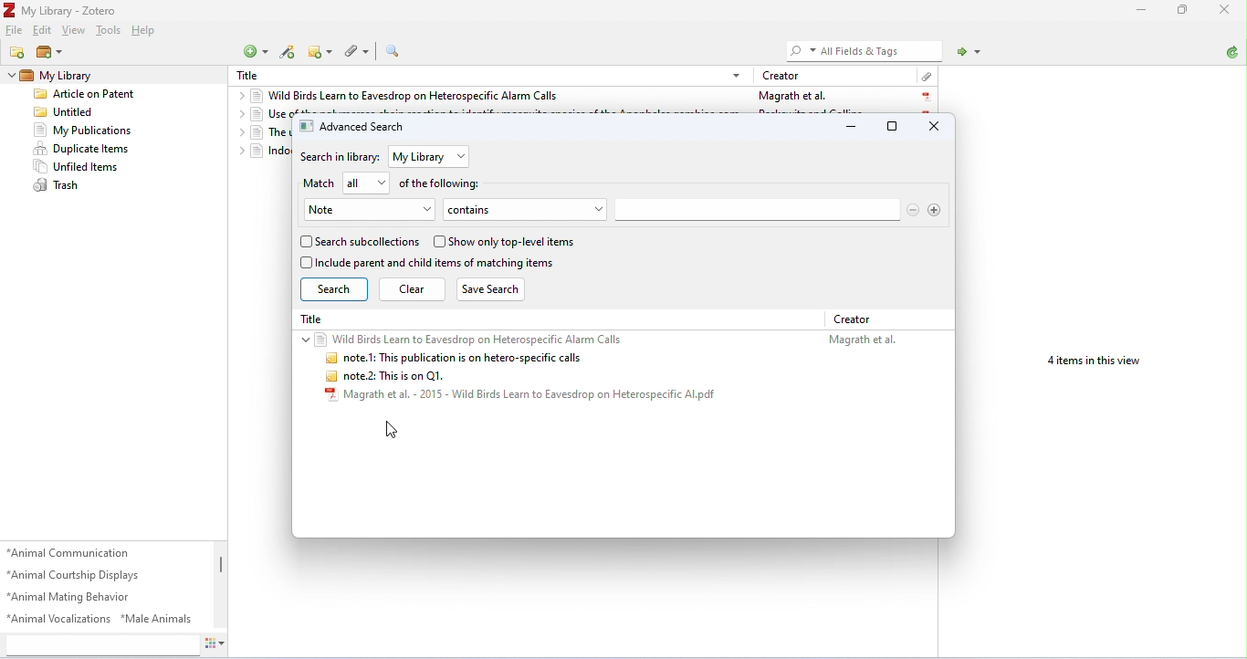 This screenshot has height=659, width=1247. Describe the element at coordinates (76, 576) in the screenshot. I see `animal courtship displays` at that location.